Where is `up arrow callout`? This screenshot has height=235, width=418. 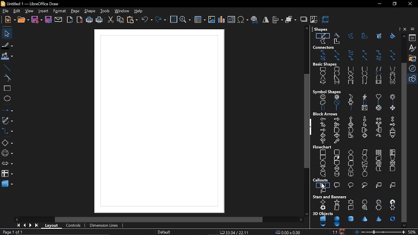 up arrow callout is located at coordinates (392, 130).